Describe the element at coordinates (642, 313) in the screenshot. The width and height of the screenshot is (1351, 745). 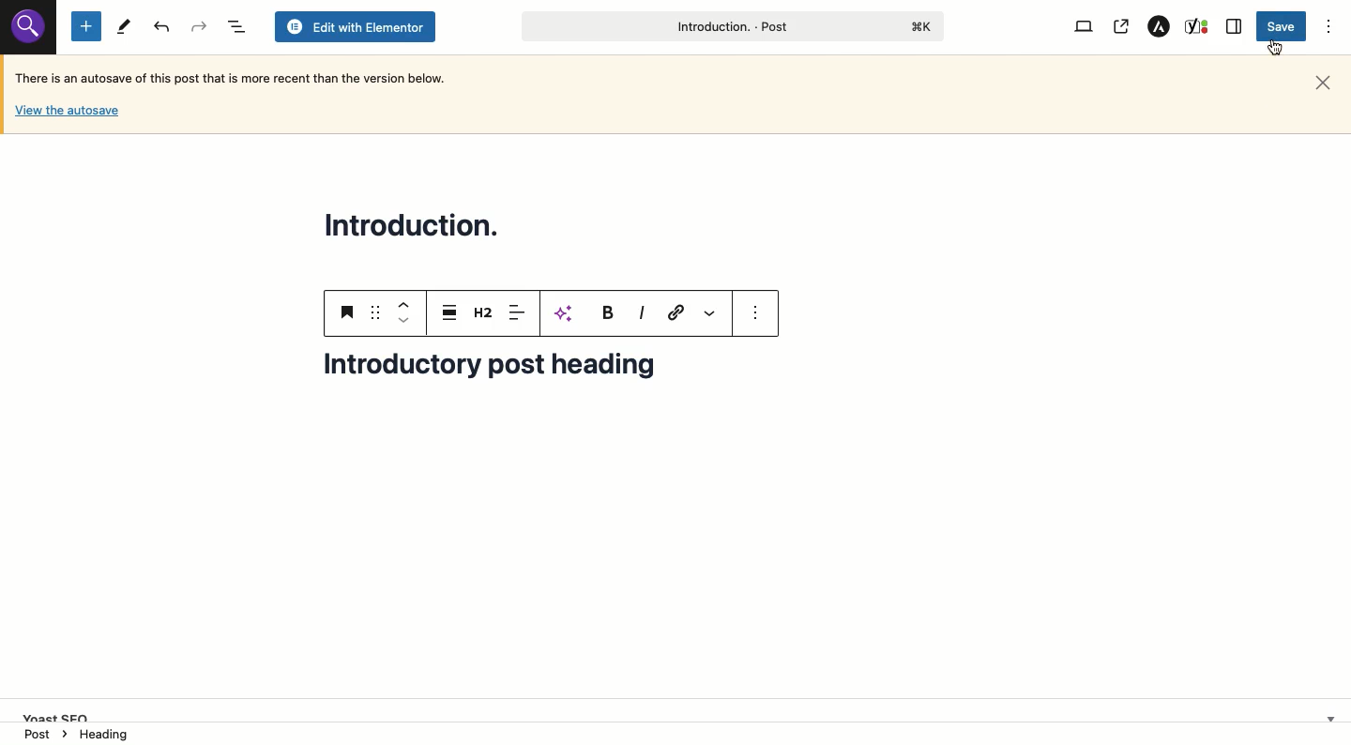
I see `Italic` at that location.